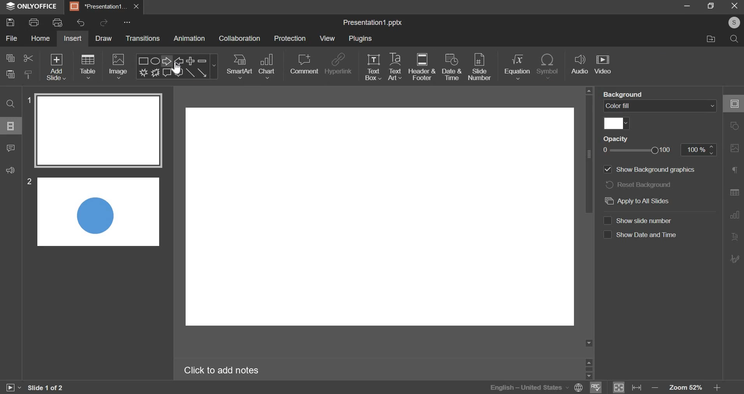 The width and height of the screenshot is (744, 394). What do you see at coordinates (58, 22) in the screenshot?
I see `print preview` at bounding box center [58, 22].